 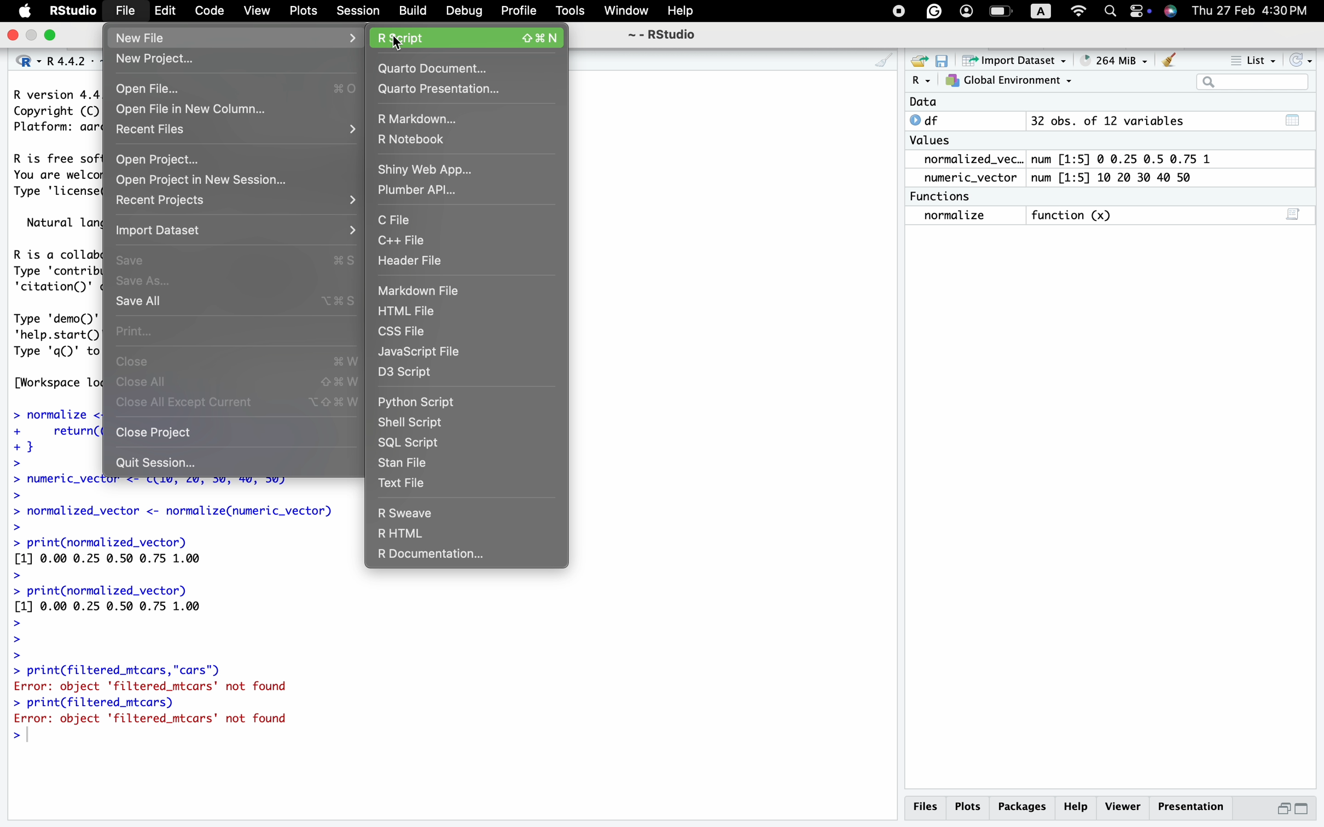 What do you see at coordinates (968, 178) in the screenshot?
I see `numeric_vector` at bounding box center [968, 178].